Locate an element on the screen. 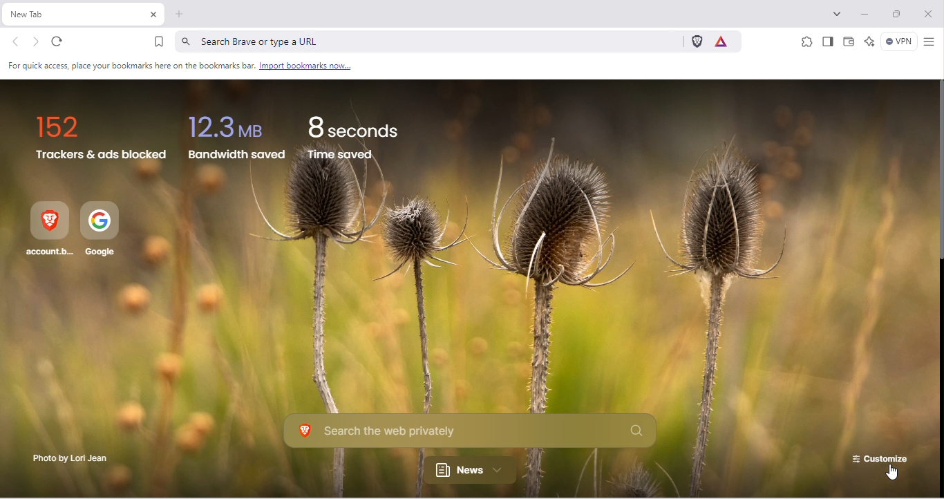 The image size is (944, 499). Google is located at coordinates (103, 231).